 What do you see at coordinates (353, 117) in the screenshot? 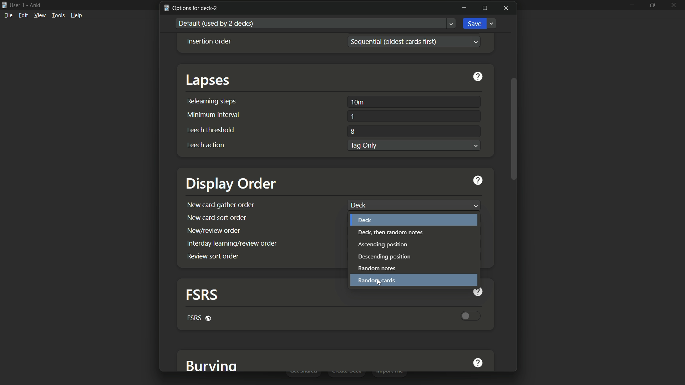
I see `1` at bounding box center [353, 117].